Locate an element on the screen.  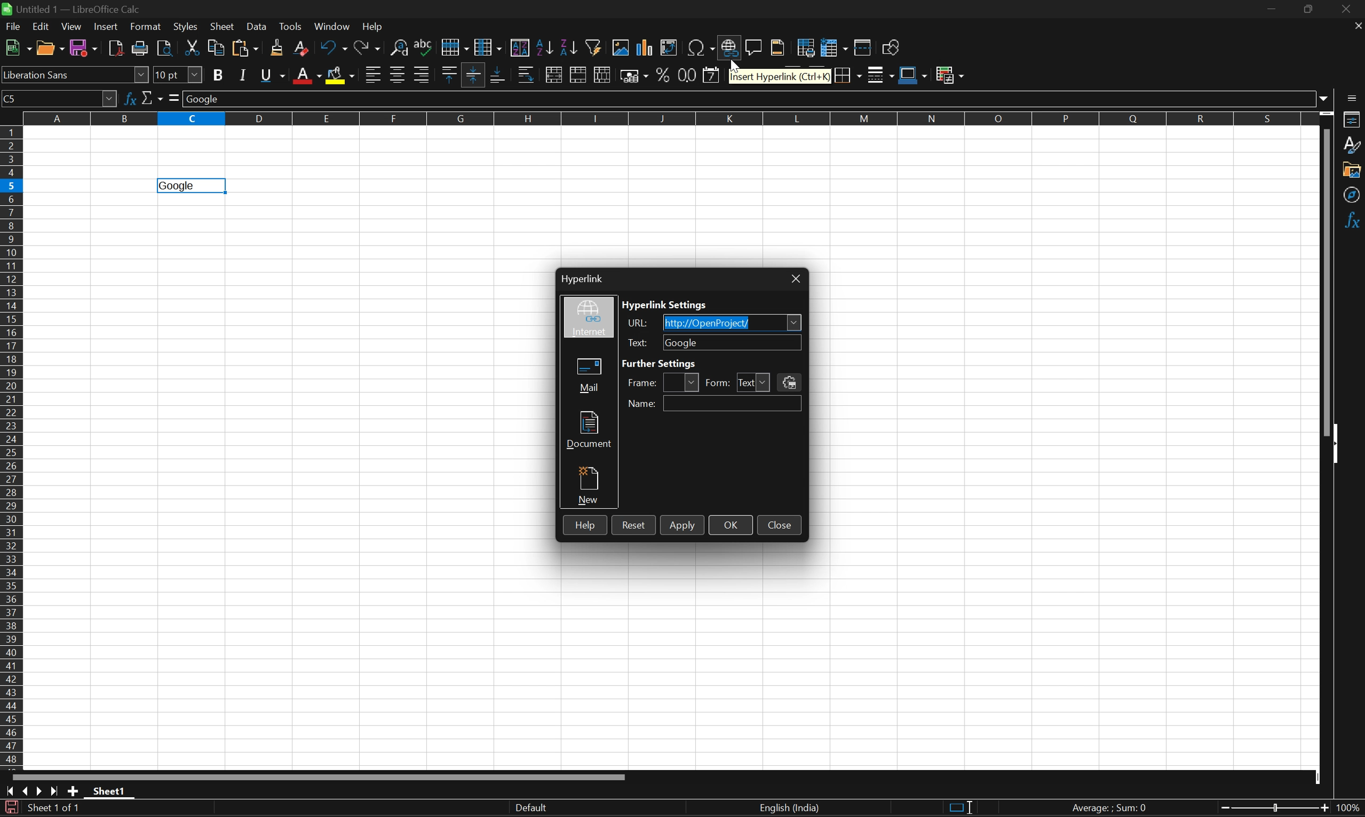
Close is located at coordinates (795, 279).